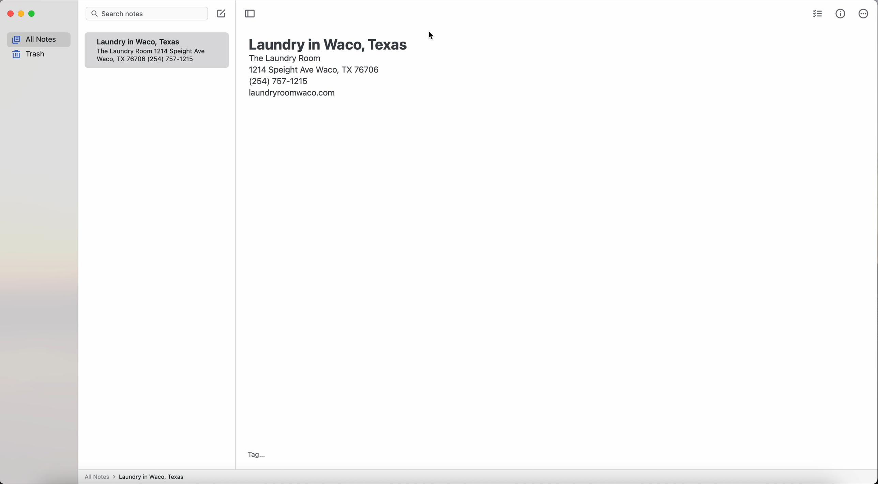 The height and width of the screenshot is (484, 878). Describe the element at coordinates (143, 42) in the screenshot. I see `Laundry in Waco, Texas` at that location.